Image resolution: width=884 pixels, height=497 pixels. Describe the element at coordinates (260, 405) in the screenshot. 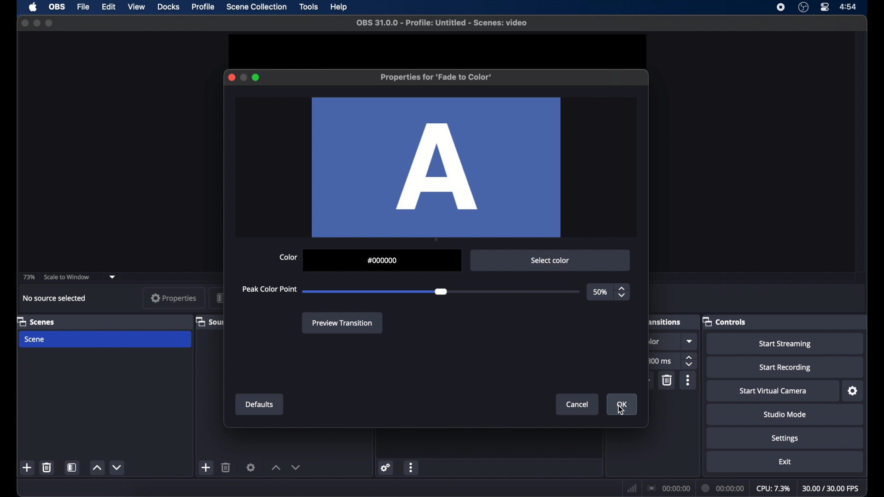

I see `defaults` at that location.